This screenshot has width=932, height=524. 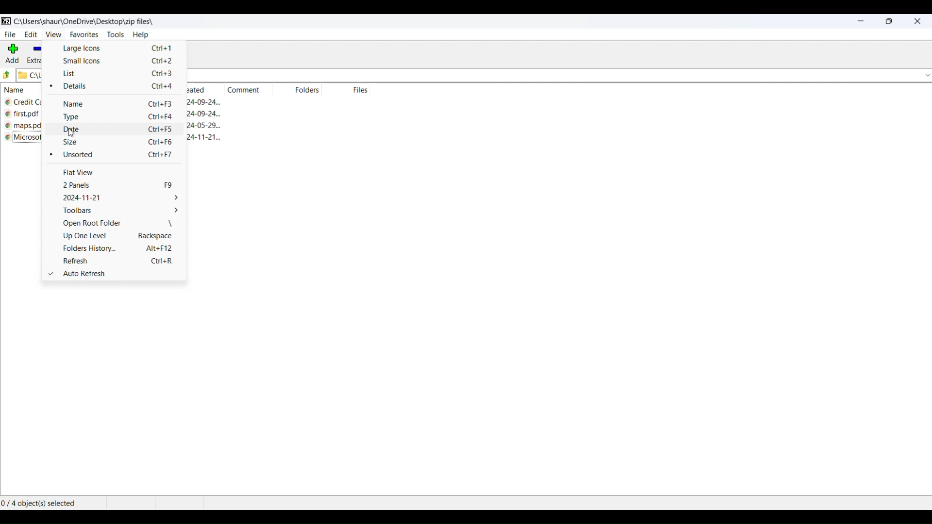 What do you see at coordinates (6, 75) in the screenshot?
I see `up to parent folder` at bounding box center [6, 75].